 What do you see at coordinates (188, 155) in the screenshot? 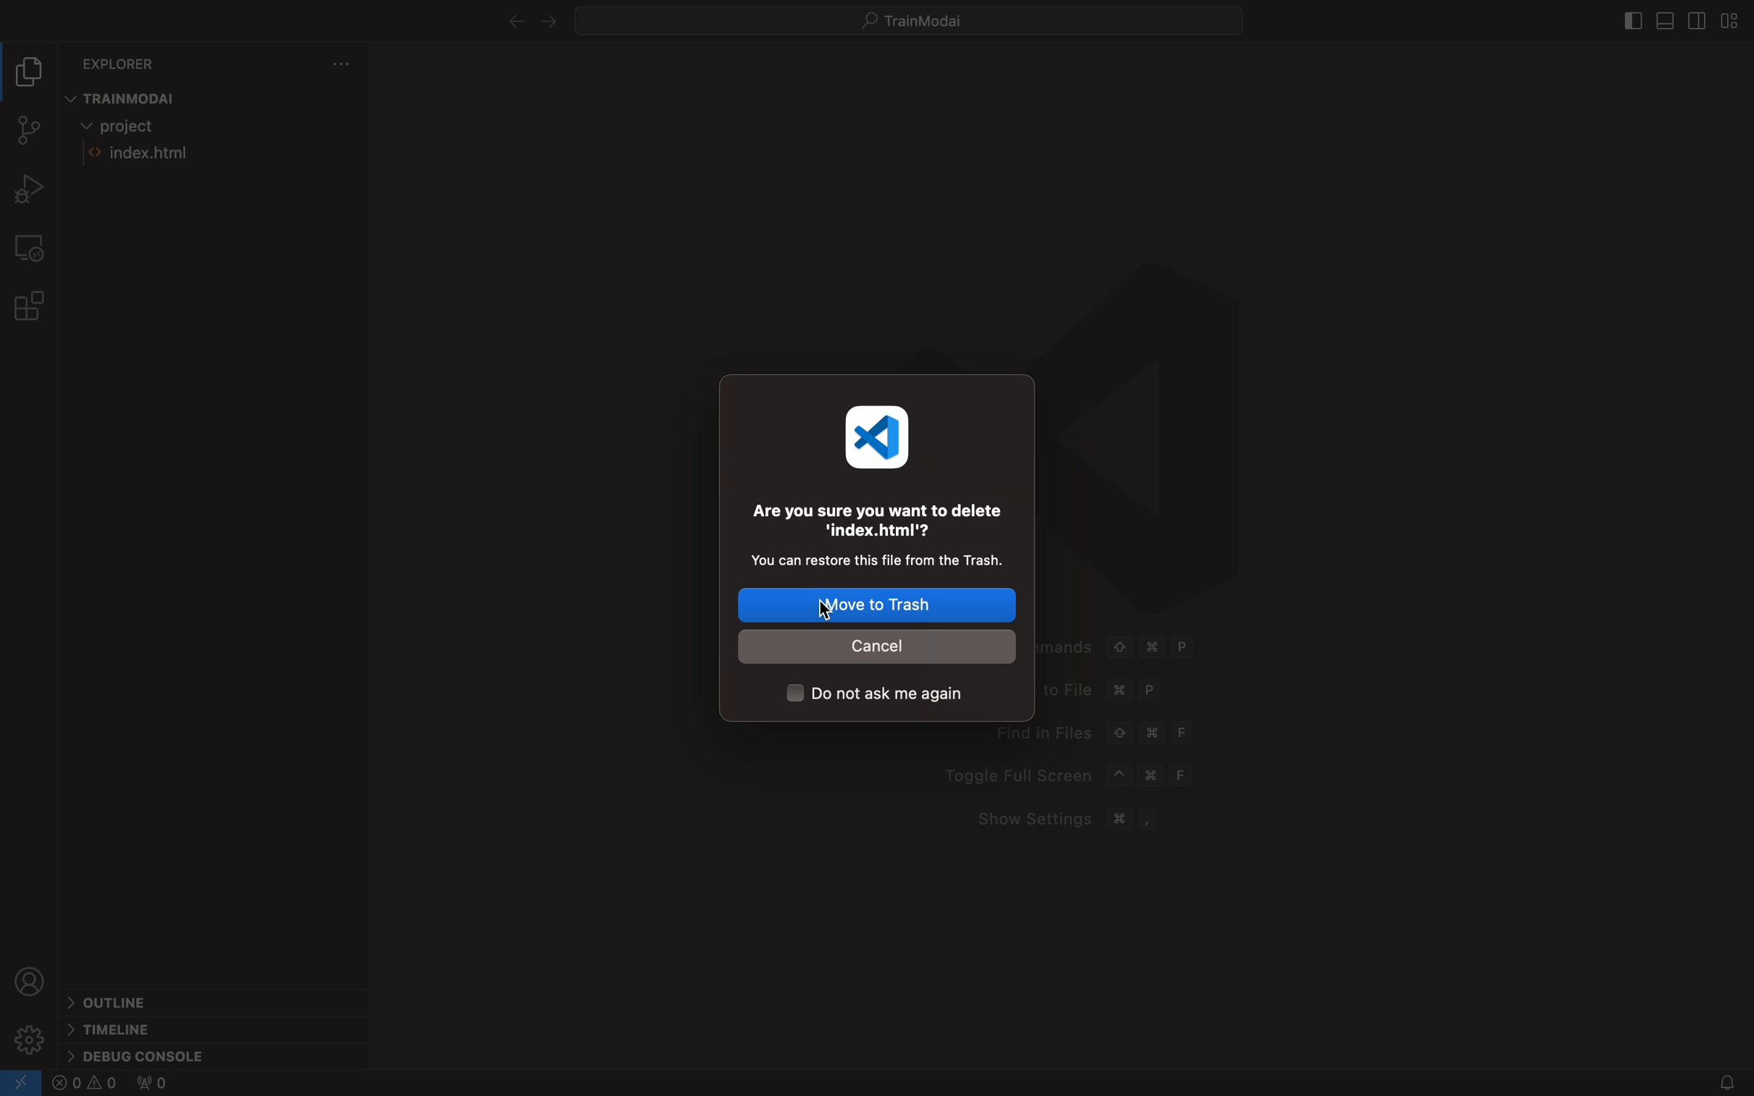
I see `file` at bounding box center [188, 155].